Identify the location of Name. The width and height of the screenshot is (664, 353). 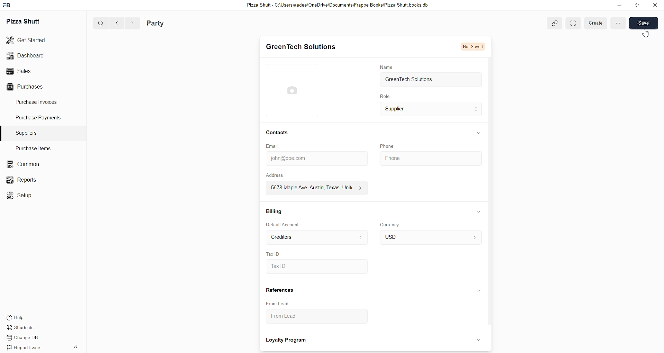
(386, 67).